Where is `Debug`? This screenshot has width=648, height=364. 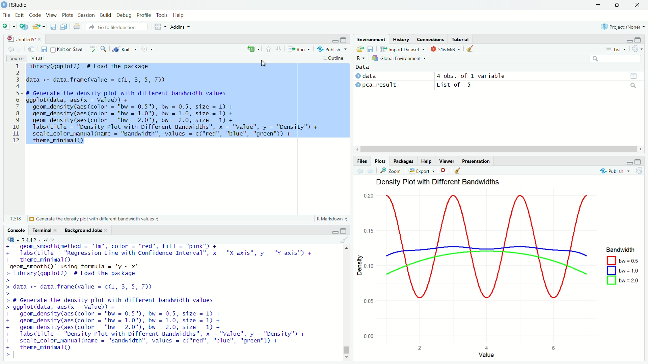
Debug is located at coordinates (124, 15).